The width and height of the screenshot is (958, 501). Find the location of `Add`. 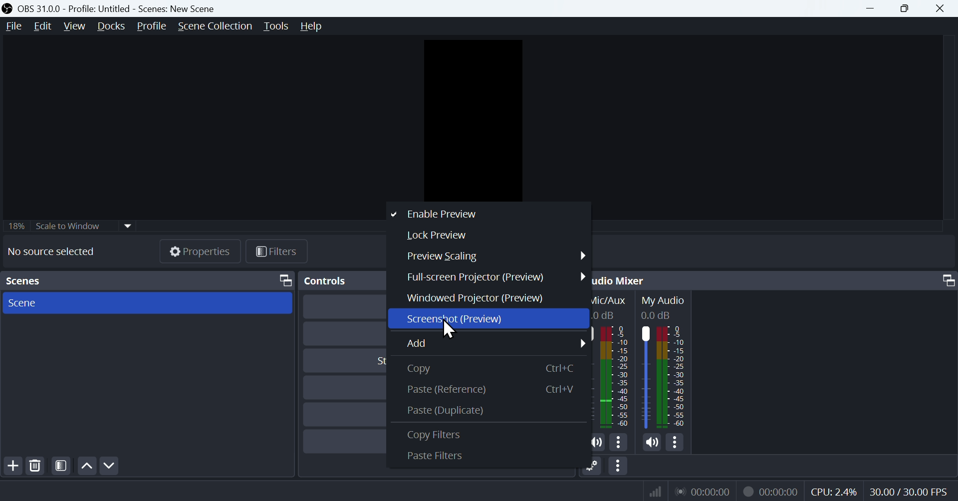

Add is located at coordinates (489, 344).